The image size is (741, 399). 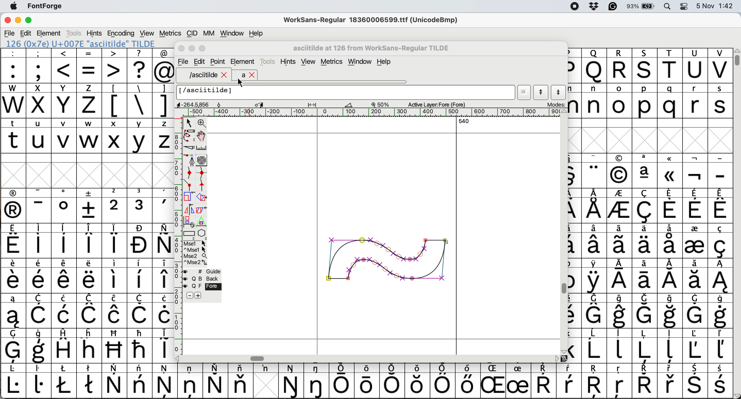 What do you see at coordinates (115, 346) in the screenshot?
I see `` at bounding box center [115, 346].